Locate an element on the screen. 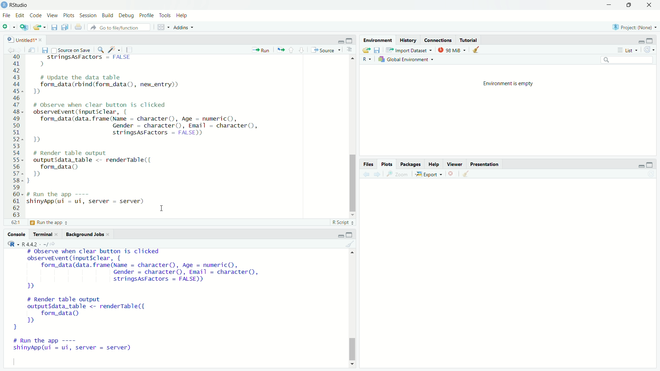 This screenshot has width=660, height=371. view a larger version of the plot in new window is located at coordinates (397, 174).